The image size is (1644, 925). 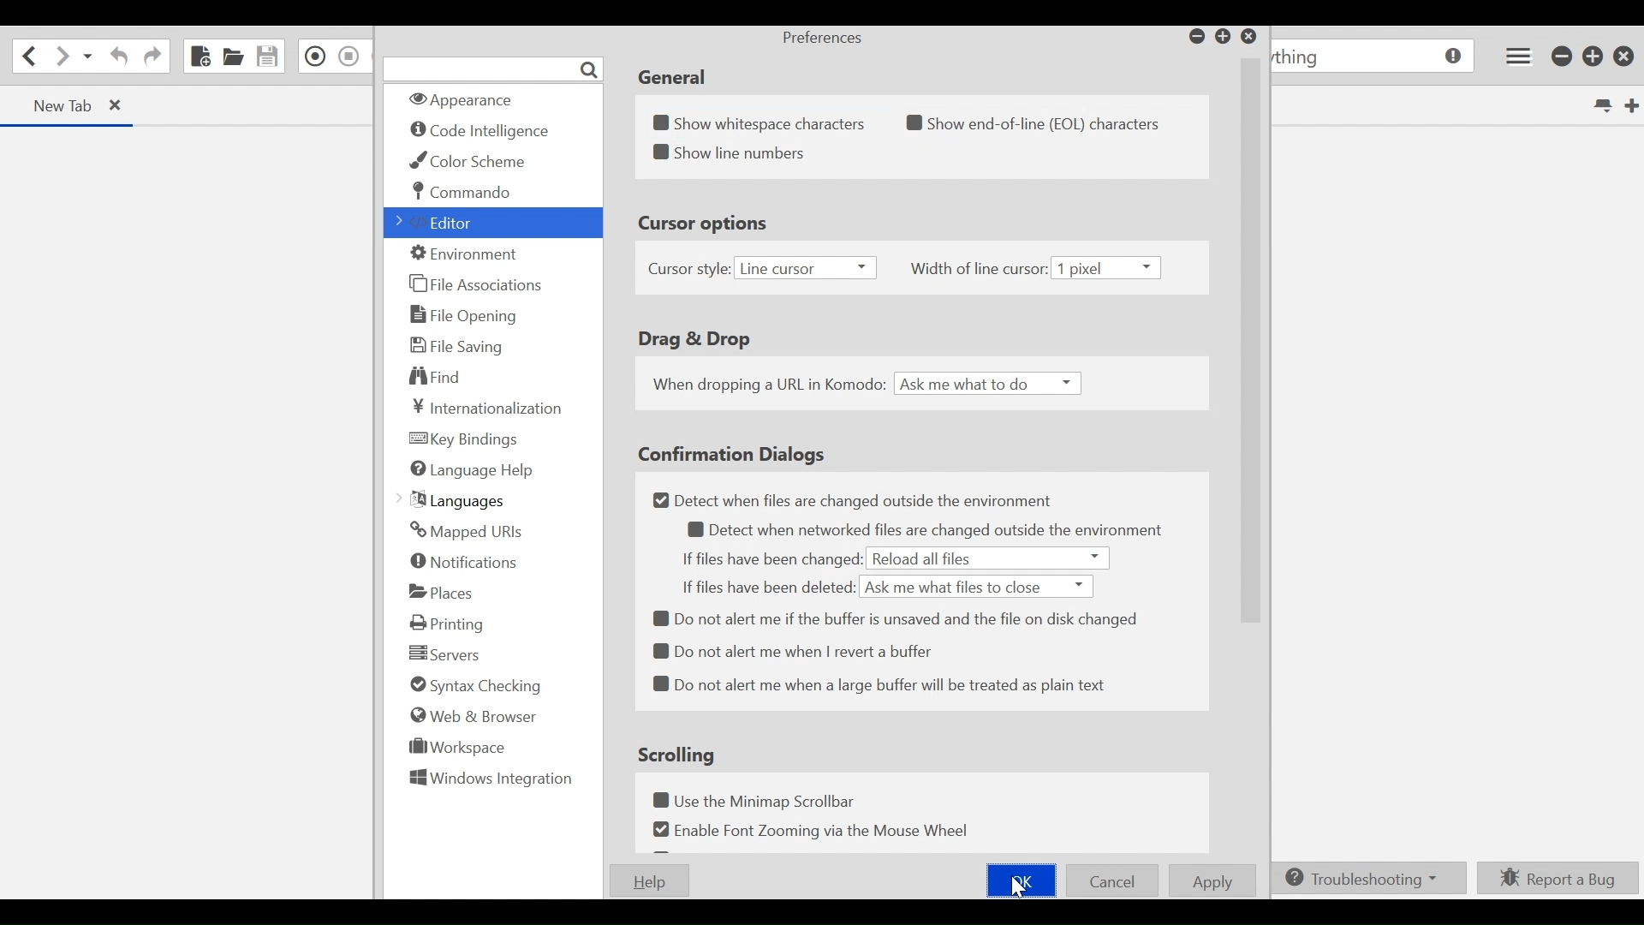 What do you see at coordinates (878, 685) in the screenshot?
I see ` Do not alert me when a large buffer will be treated as plain text` at bounding box center [878, 685].